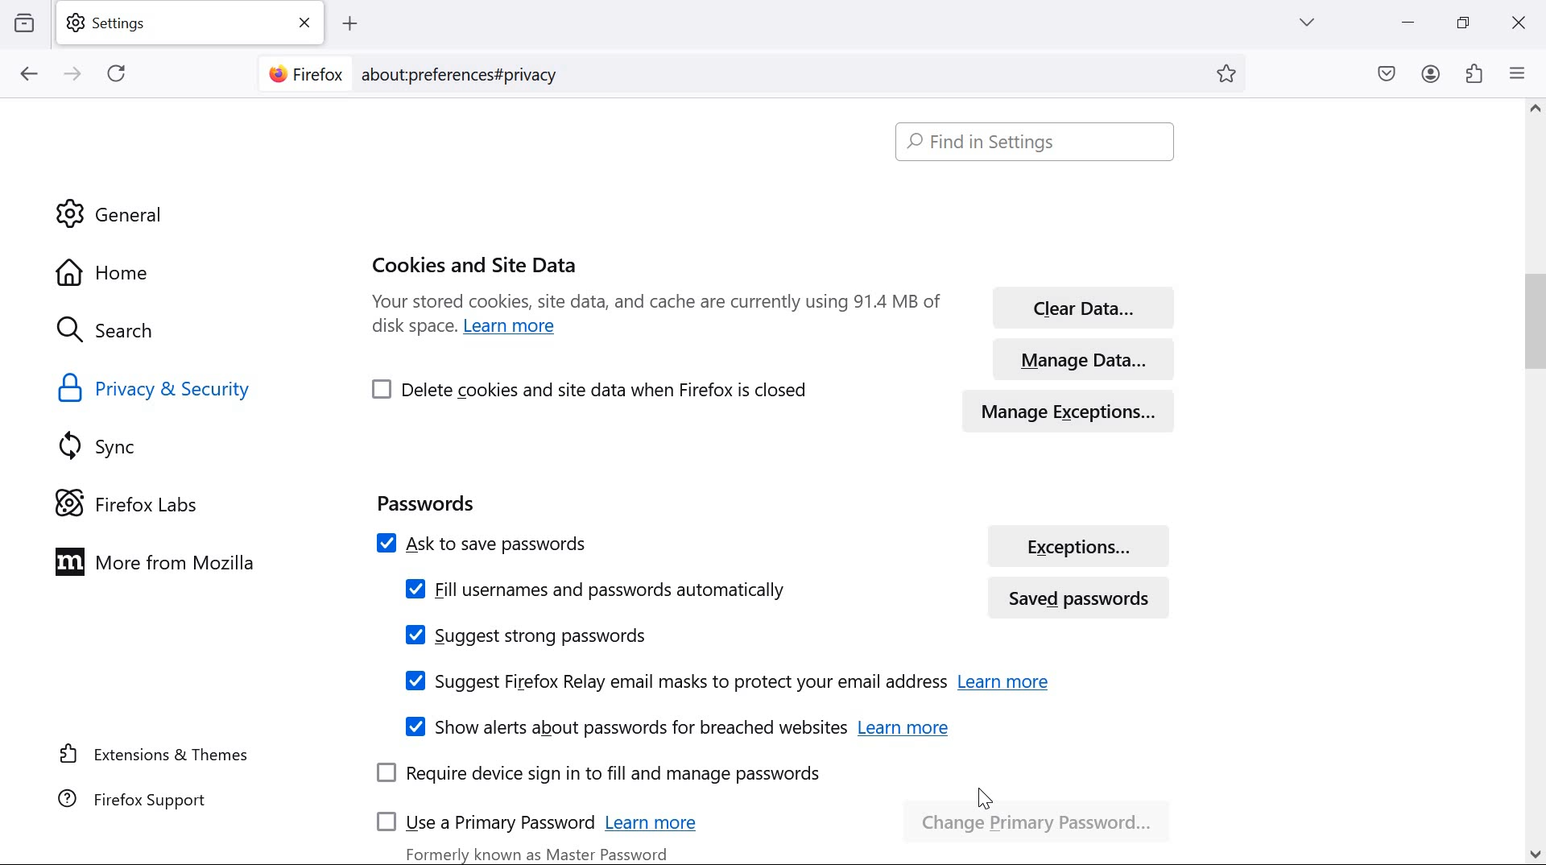  I want to click on save to pocket, so click(1387, 75).